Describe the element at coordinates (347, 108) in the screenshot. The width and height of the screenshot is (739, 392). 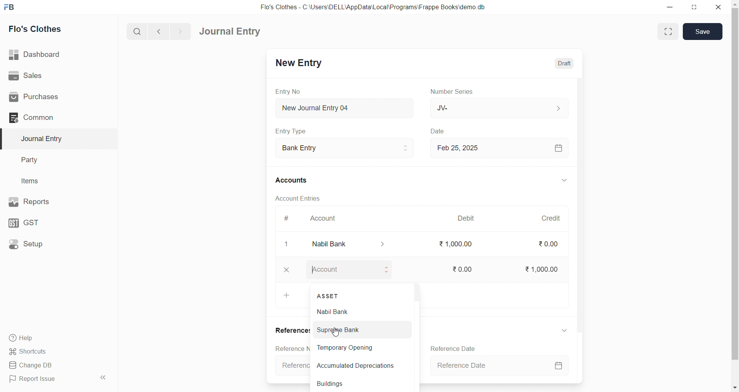
I see `New Journal Entry 04` at that location.